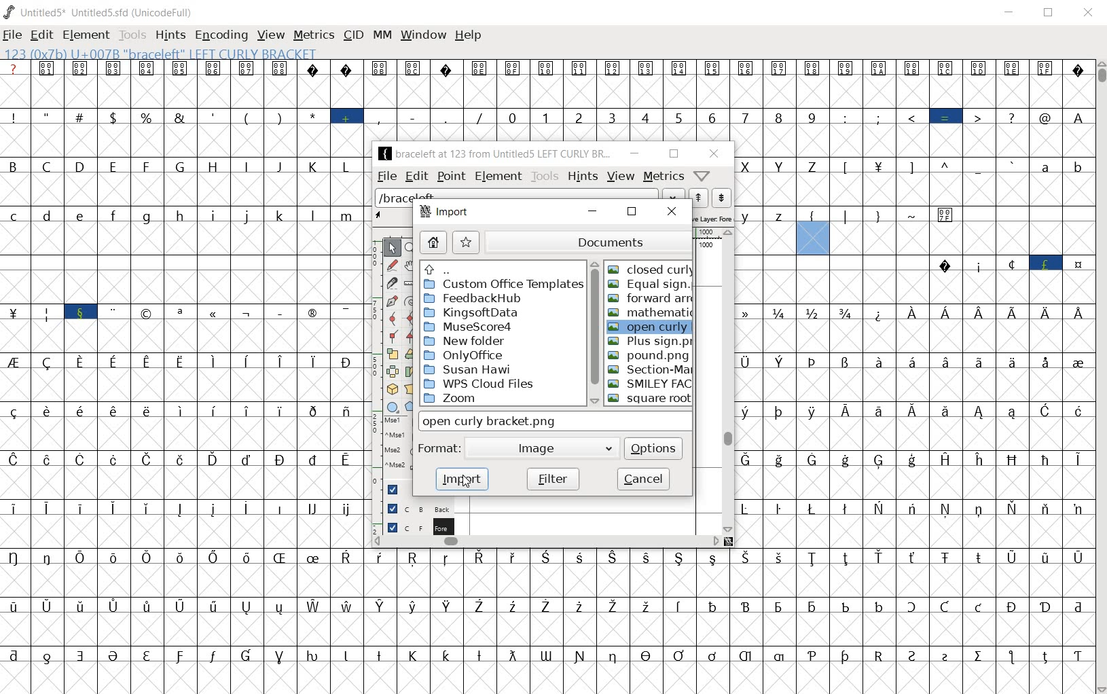  I want to click on filter, so click(552, 478).